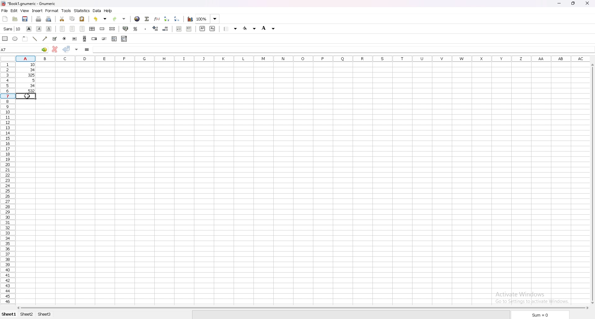 The width and height of the screenshot is (595, 319). I want to click on data, so click(98, 11).